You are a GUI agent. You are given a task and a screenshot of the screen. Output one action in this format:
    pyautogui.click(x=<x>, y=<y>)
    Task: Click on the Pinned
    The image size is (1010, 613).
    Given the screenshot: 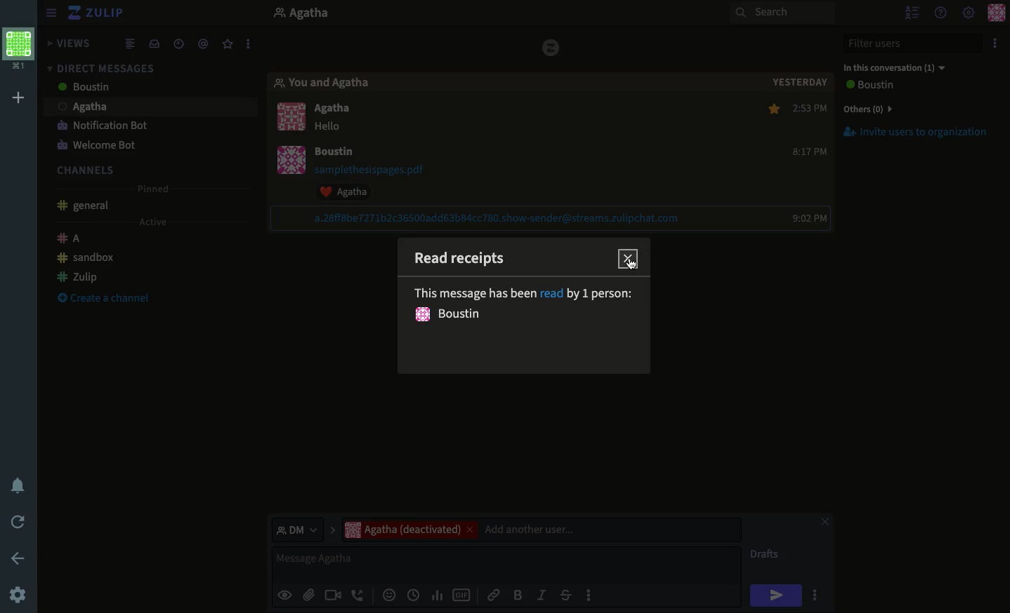 What is the action you would take?
    pyautogui.click(x=157, y=189)
    